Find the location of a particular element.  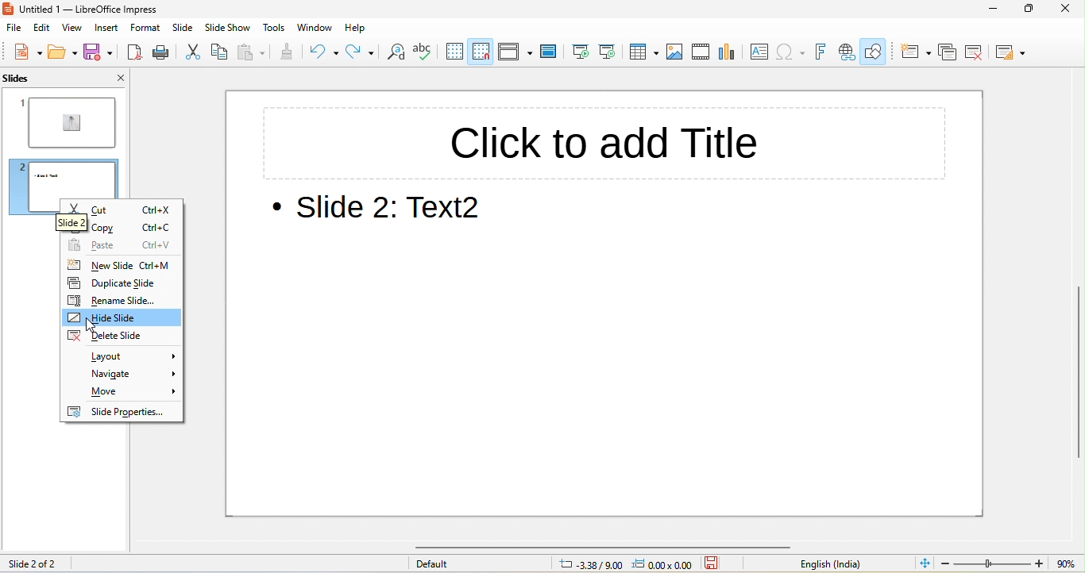

delete slide is located at coordinates (121, 335).